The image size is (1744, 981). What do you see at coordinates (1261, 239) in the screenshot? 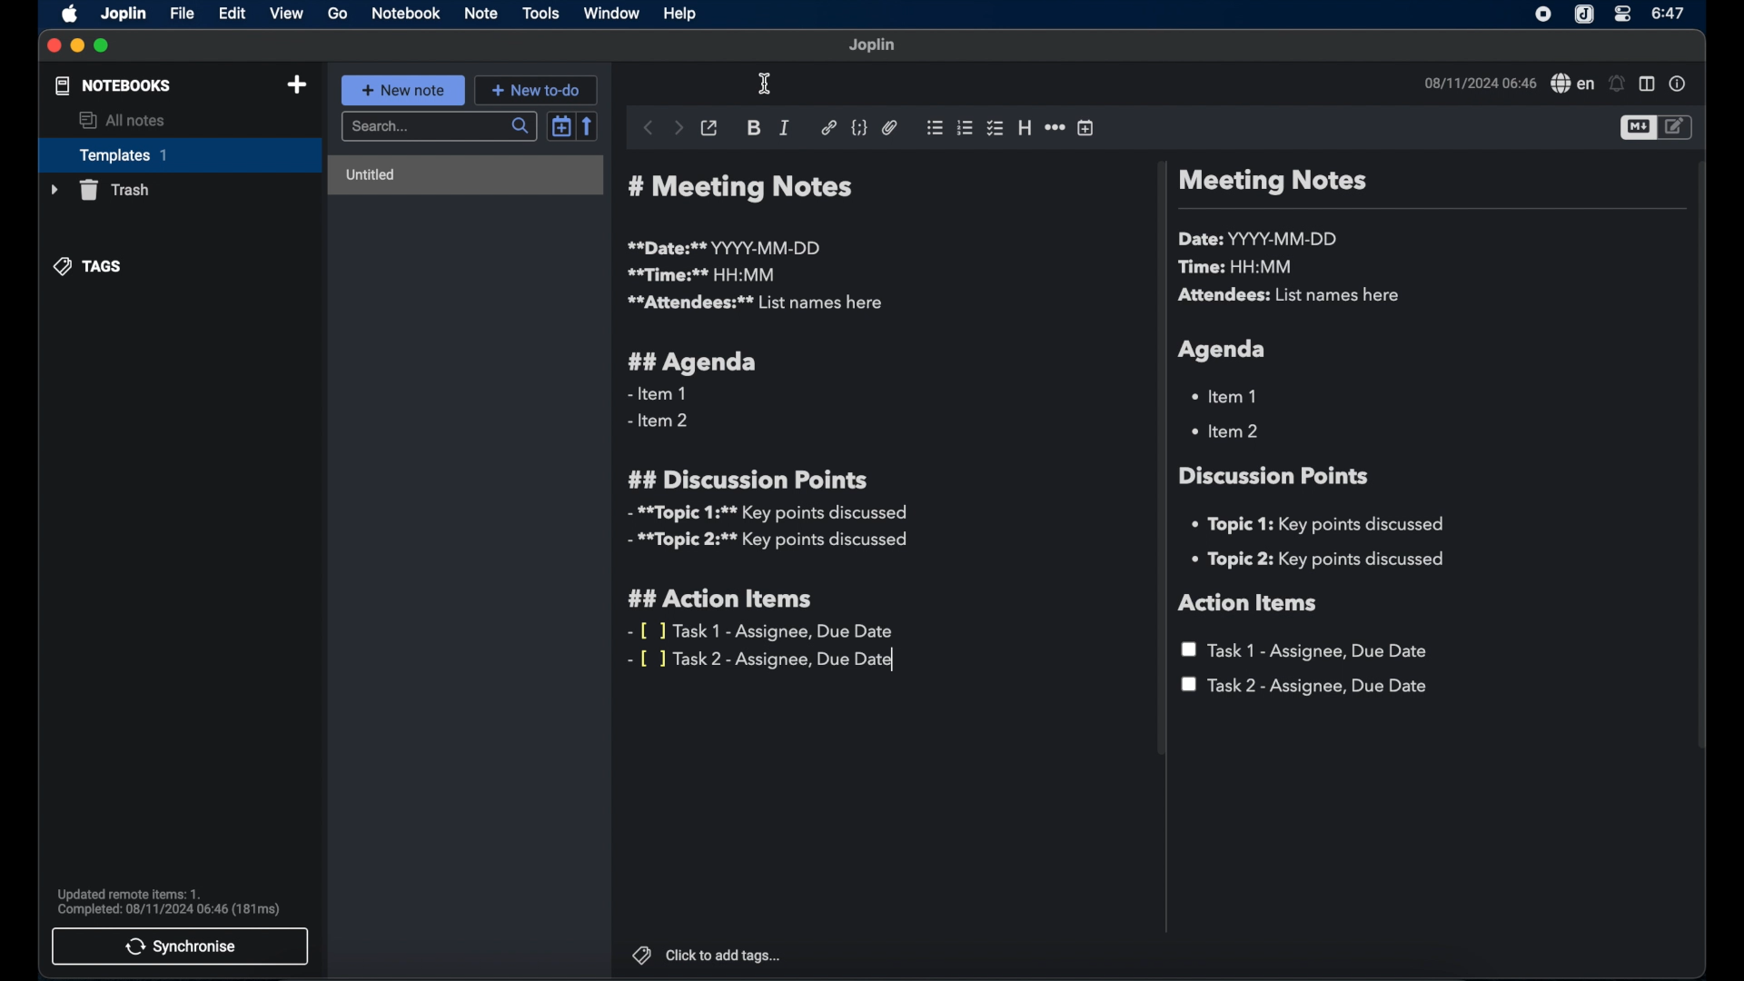
I see `date: YYYY-MM-DD` at bounding box center [1261, 239].